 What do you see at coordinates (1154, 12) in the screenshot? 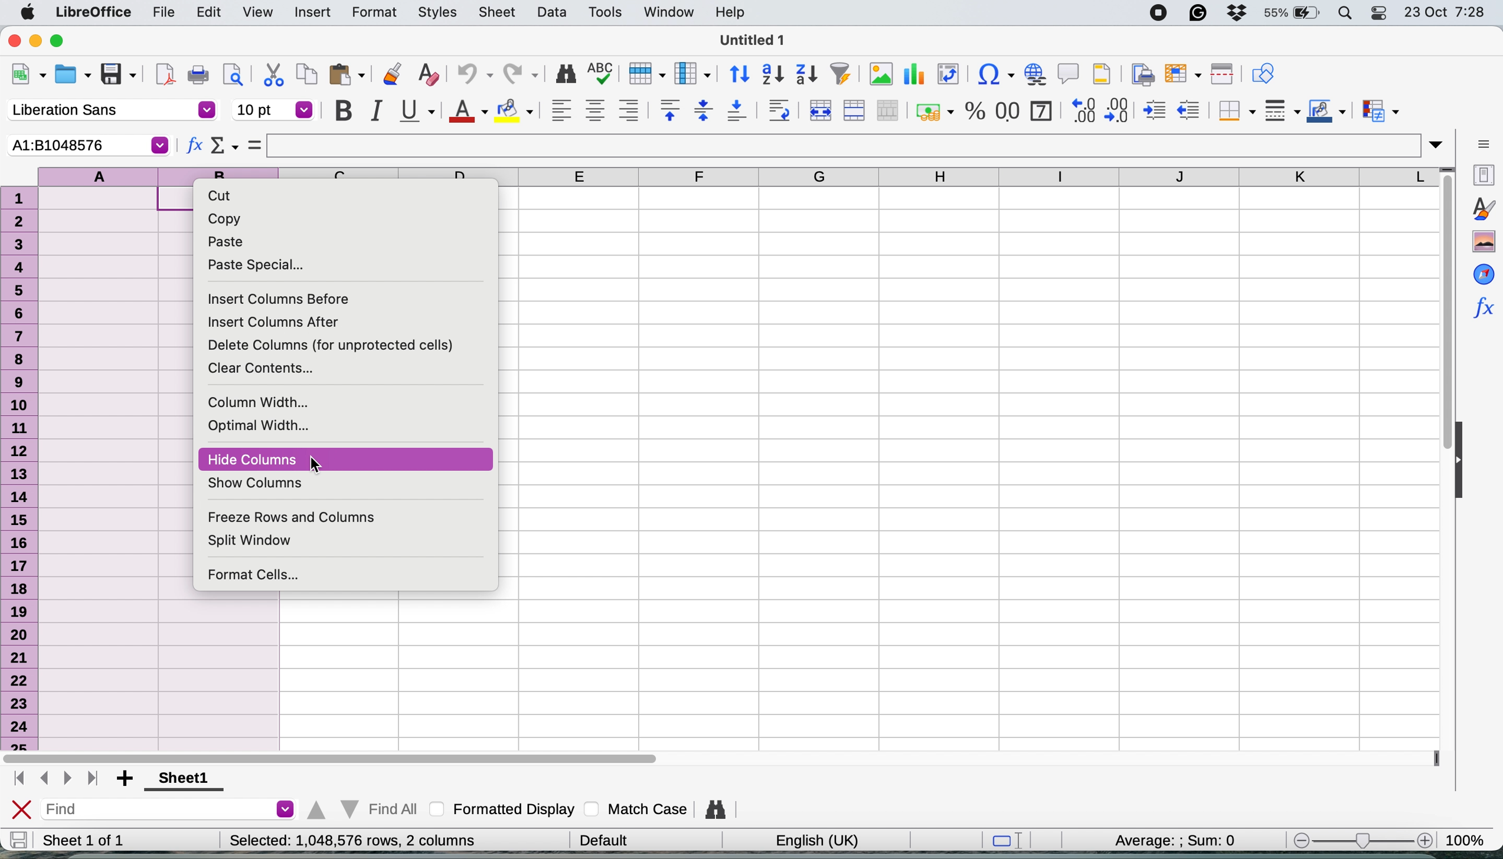
I see `screen recorder` at bounding box center [1154, 12].